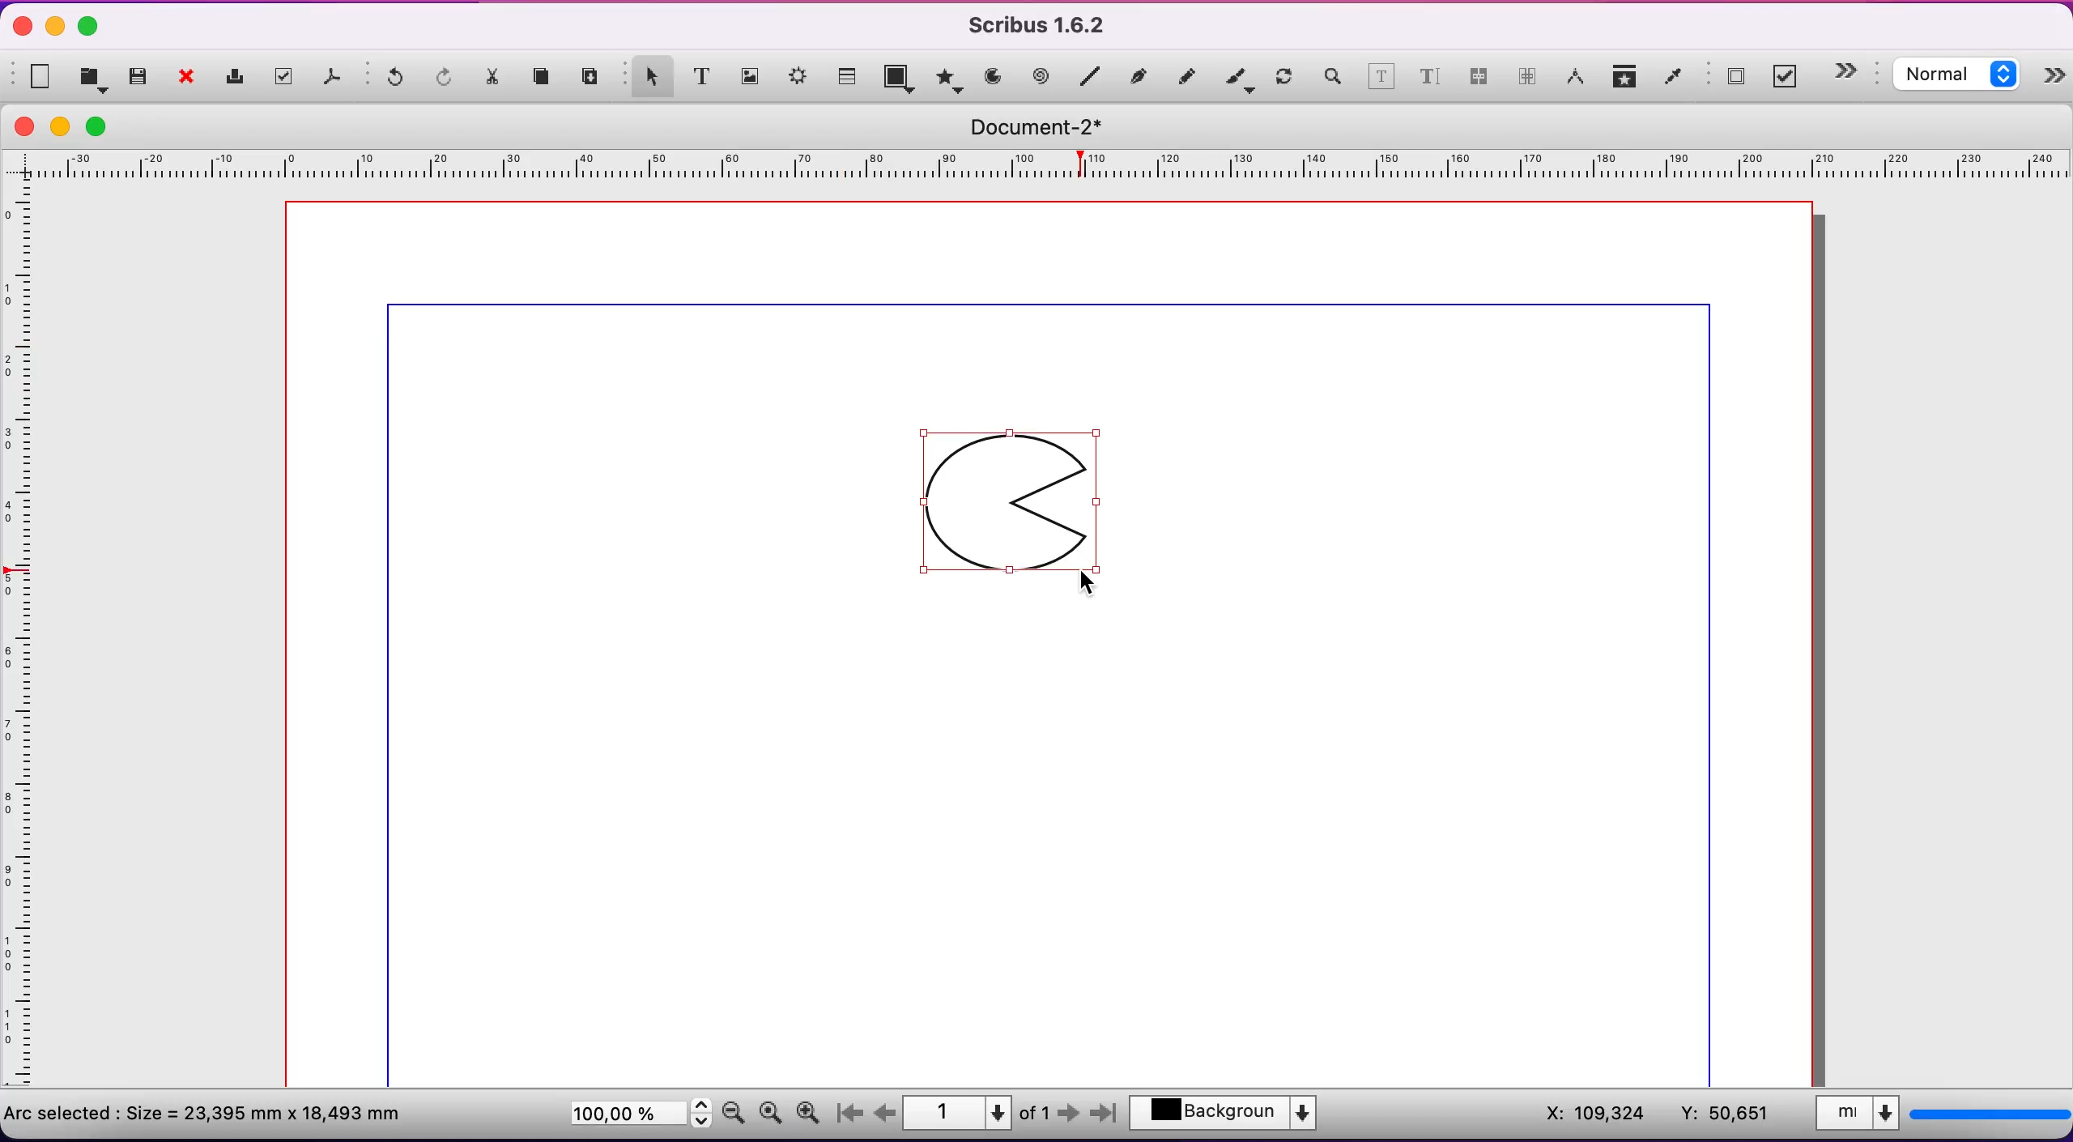 The height and width of the screenshot is (1142, 2073). I want to click on close, so click(191, 79).